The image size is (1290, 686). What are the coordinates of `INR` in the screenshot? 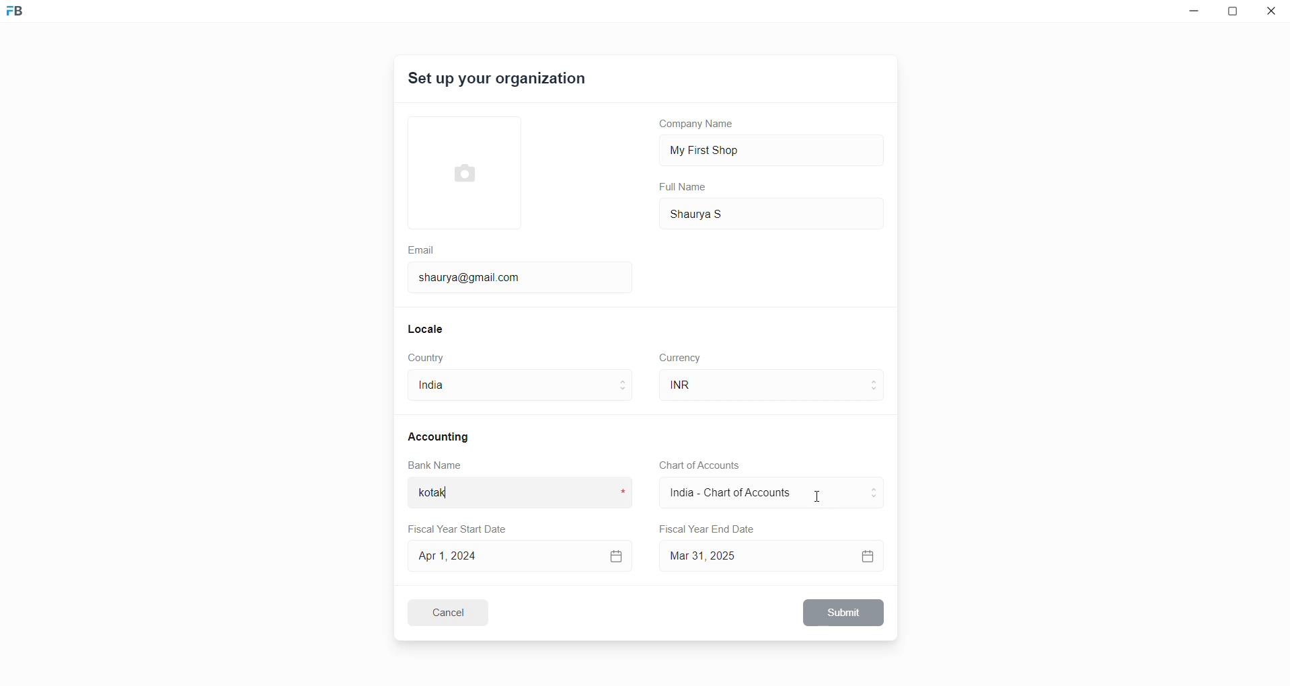 It's located at (704, 385).